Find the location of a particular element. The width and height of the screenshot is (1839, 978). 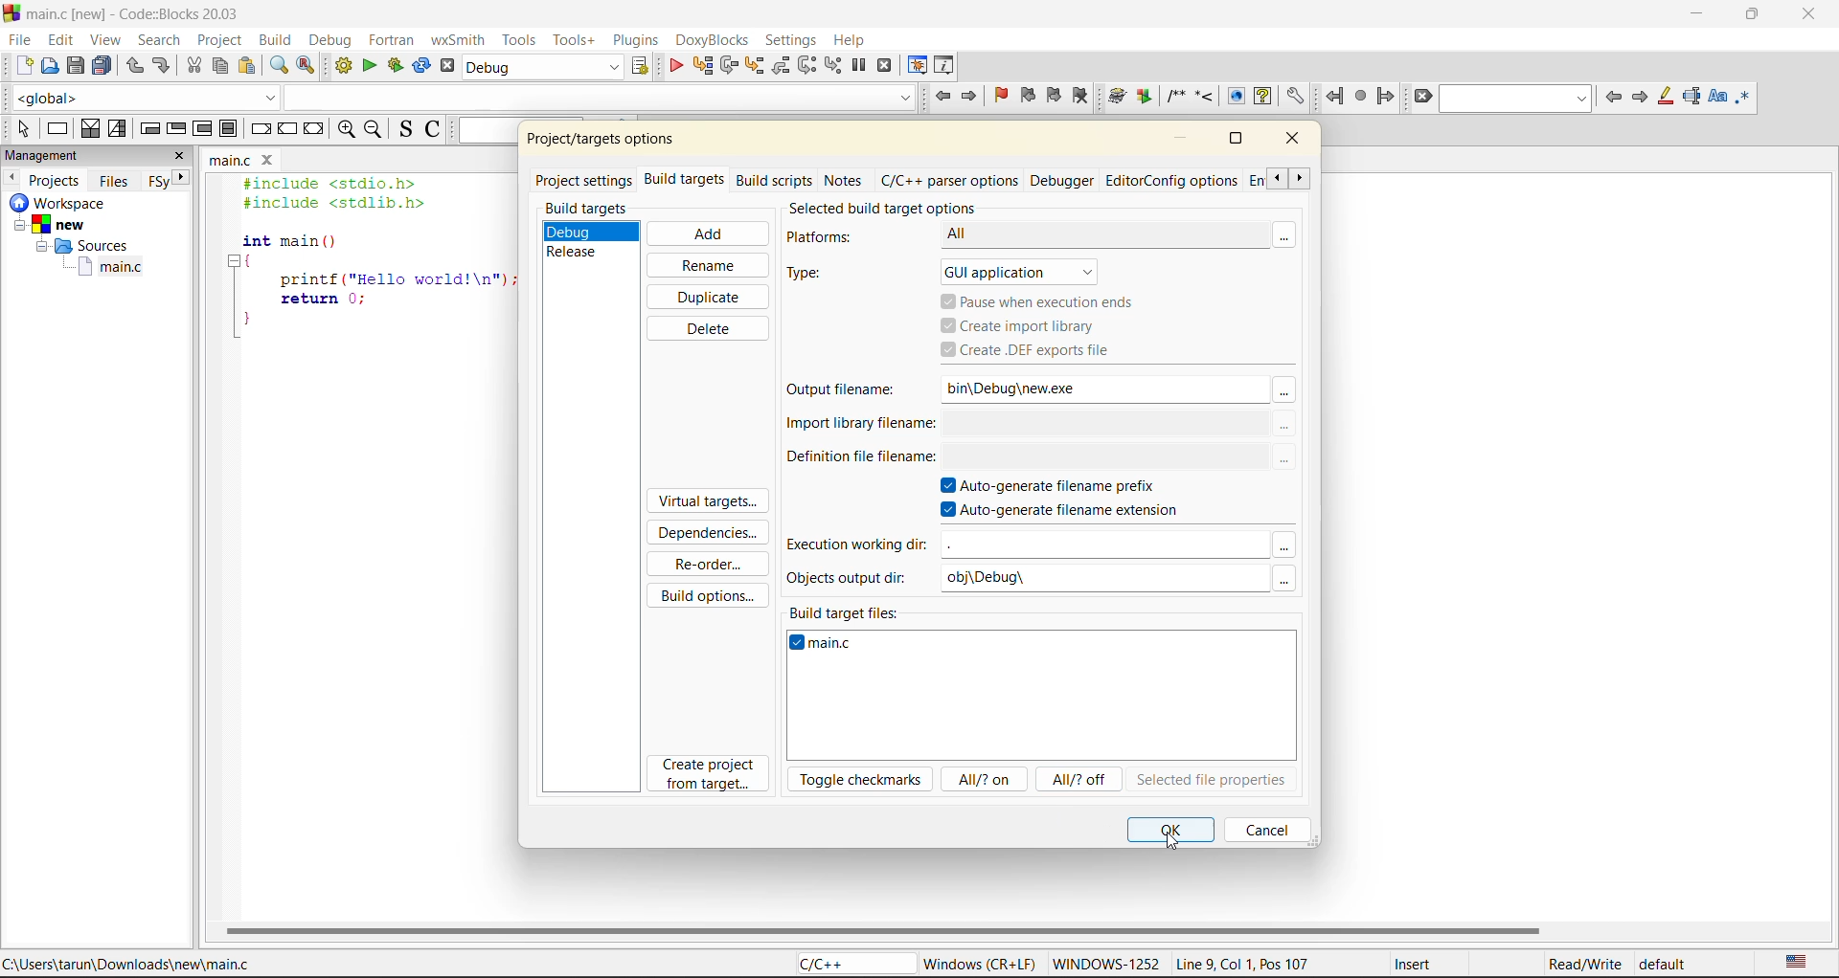

main.c is located at coordinates (227, 160).